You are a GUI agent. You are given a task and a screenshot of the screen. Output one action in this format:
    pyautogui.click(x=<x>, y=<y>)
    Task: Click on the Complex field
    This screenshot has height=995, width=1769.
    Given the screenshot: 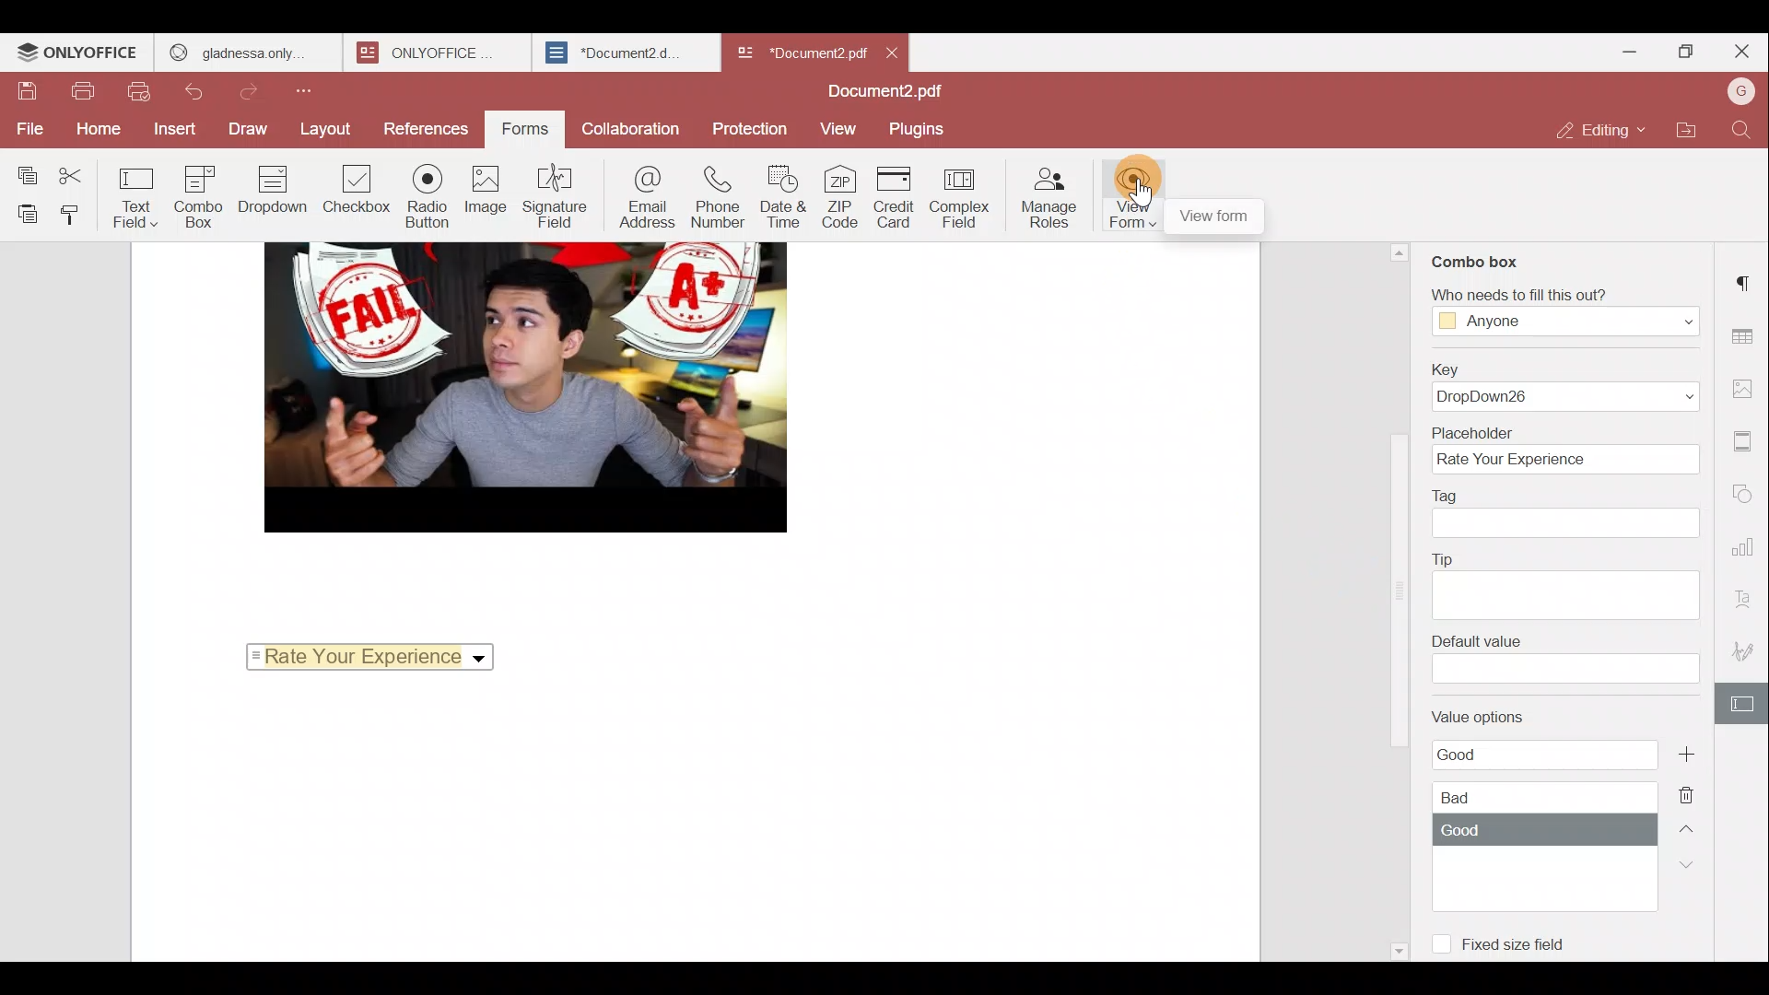 What is the action you would take?
    pyautogui.click(x=962, y=201)
    